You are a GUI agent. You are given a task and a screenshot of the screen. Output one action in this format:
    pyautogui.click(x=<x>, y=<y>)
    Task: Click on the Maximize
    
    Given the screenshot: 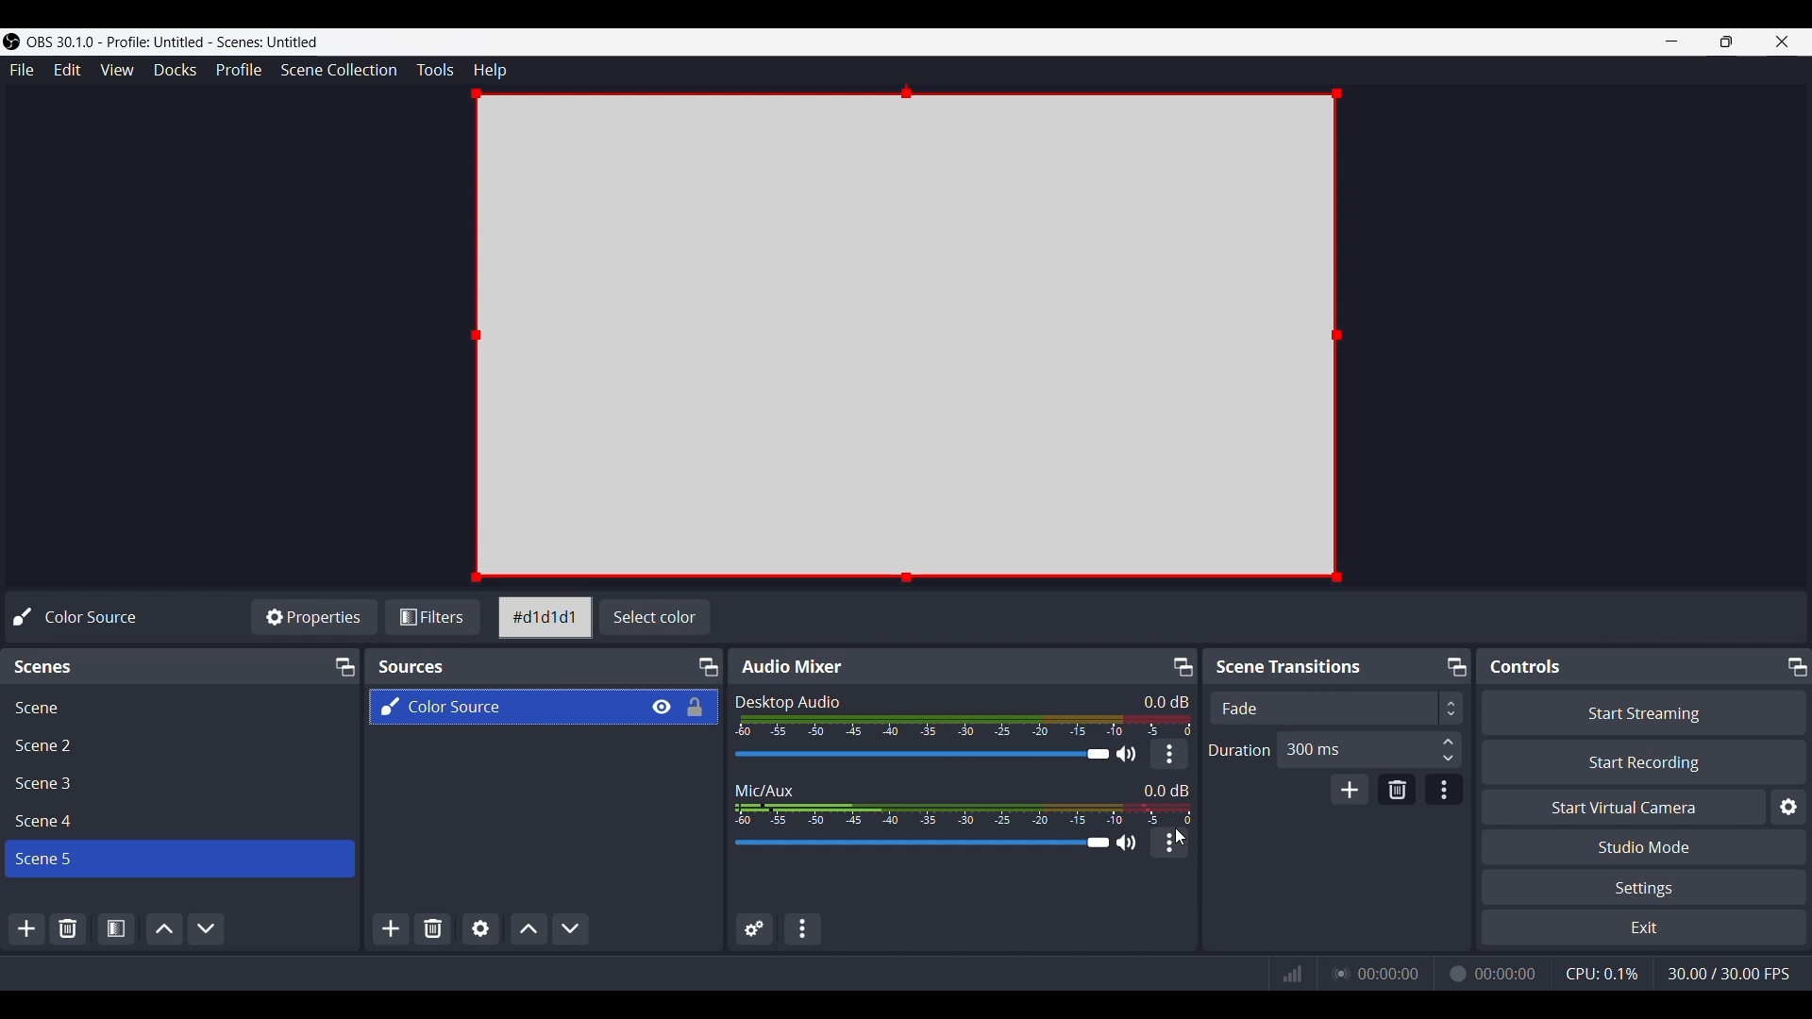 What is the action you would take?
    pyautogui.click(x=1181, y=663)
    